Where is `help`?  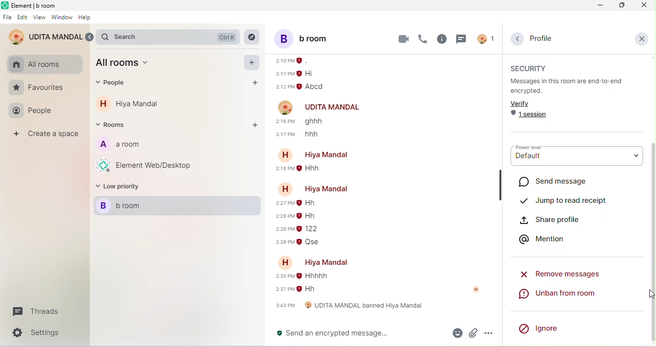
help is located at coordinates (84, 18).